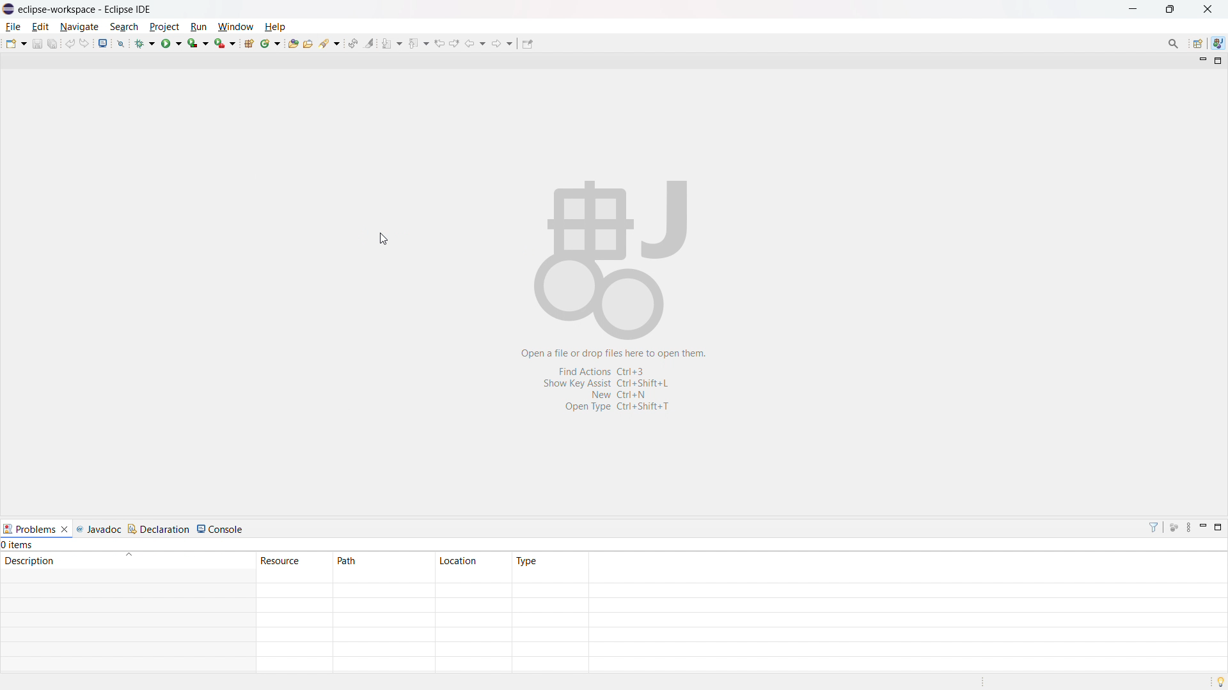 The width and height of the screenshot is (1228, 690). What do you see at coordinates (80, 27) in the screenshot?
I see `navigate` at bounding box center [80, 27].